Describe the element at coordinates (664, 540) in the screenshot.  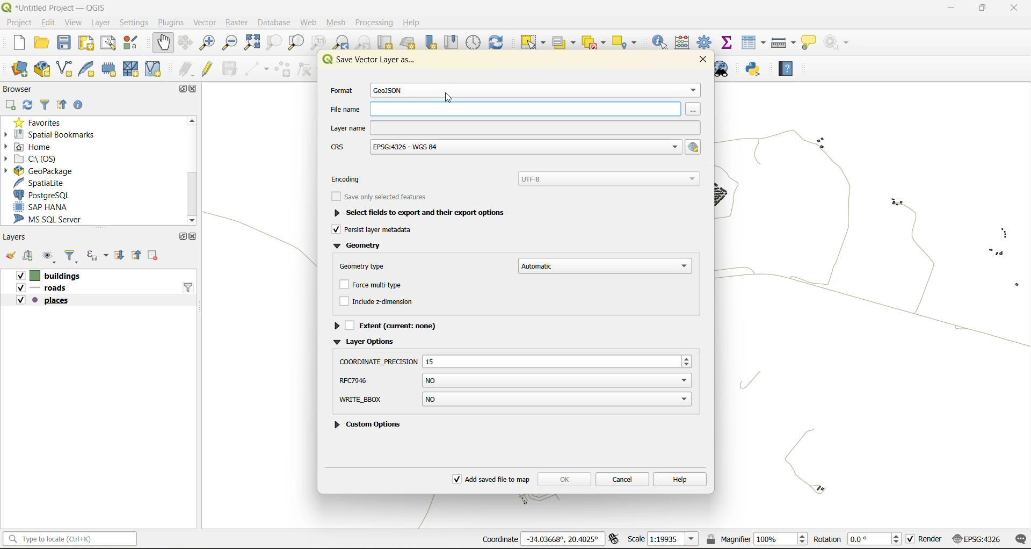
I see `scale` at that location.